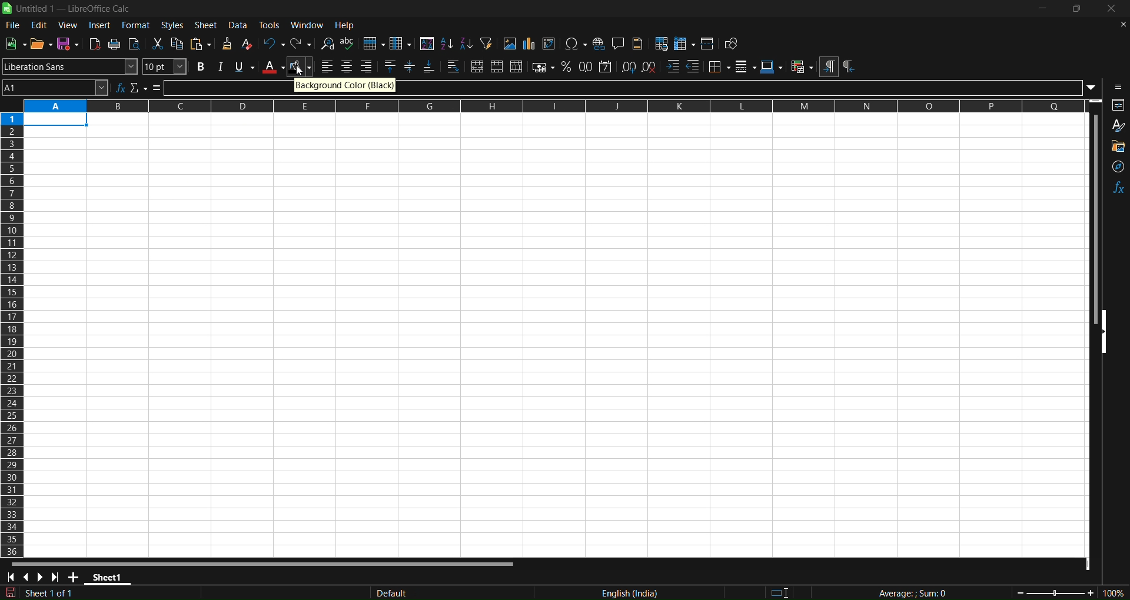 This screenshot has width=1130, height=600. I want to click on Text language, so click(644, 590).